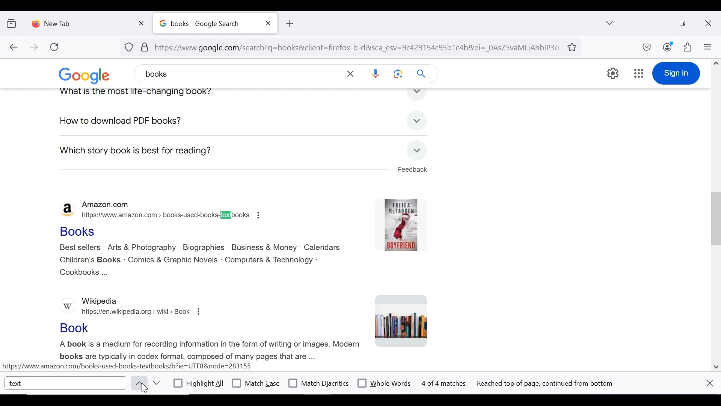  Describe the element at coordinates (638, 73) in the screenshot. I see `google apps` at that location.